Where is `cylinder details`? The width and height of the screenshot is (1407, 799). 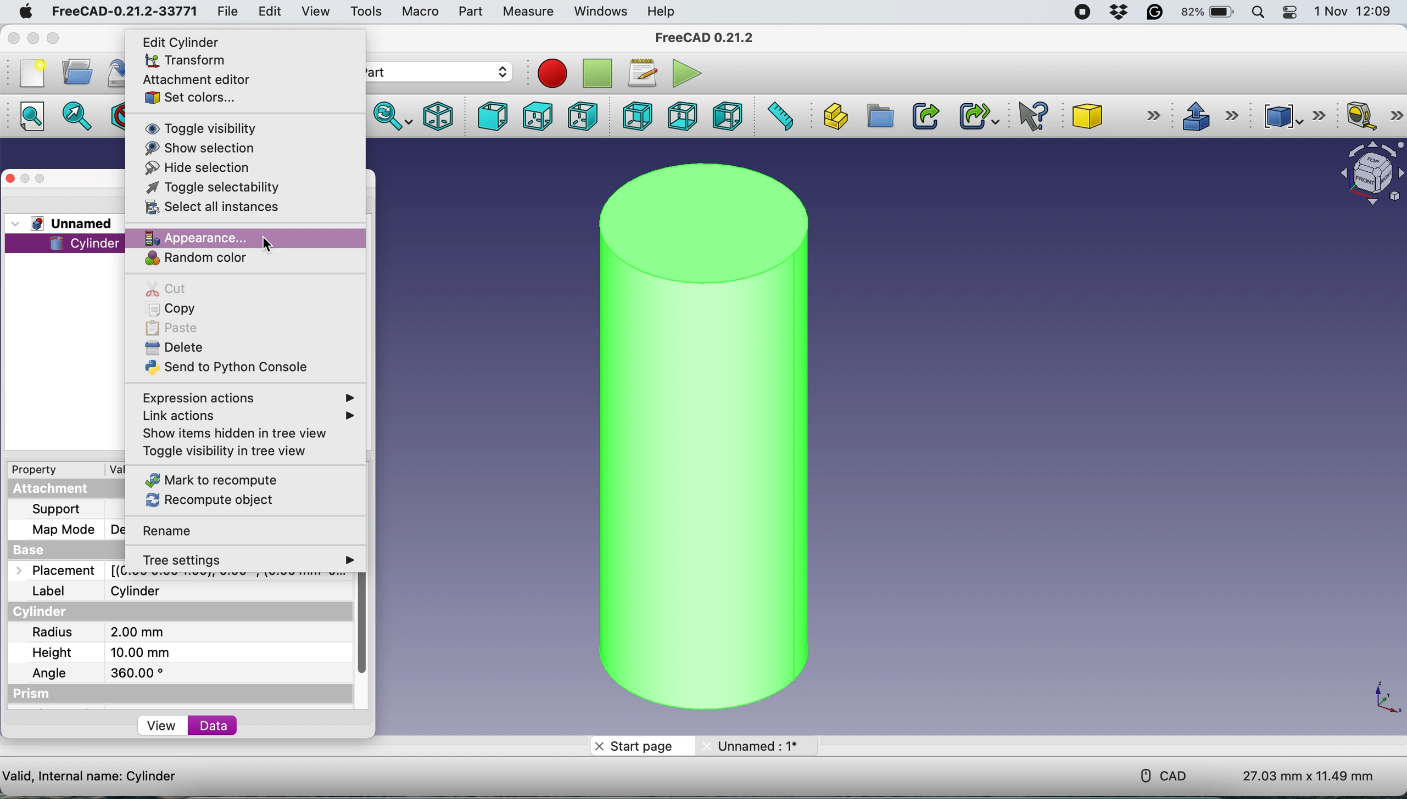 cylinder details is located at coordinates (91, 777).